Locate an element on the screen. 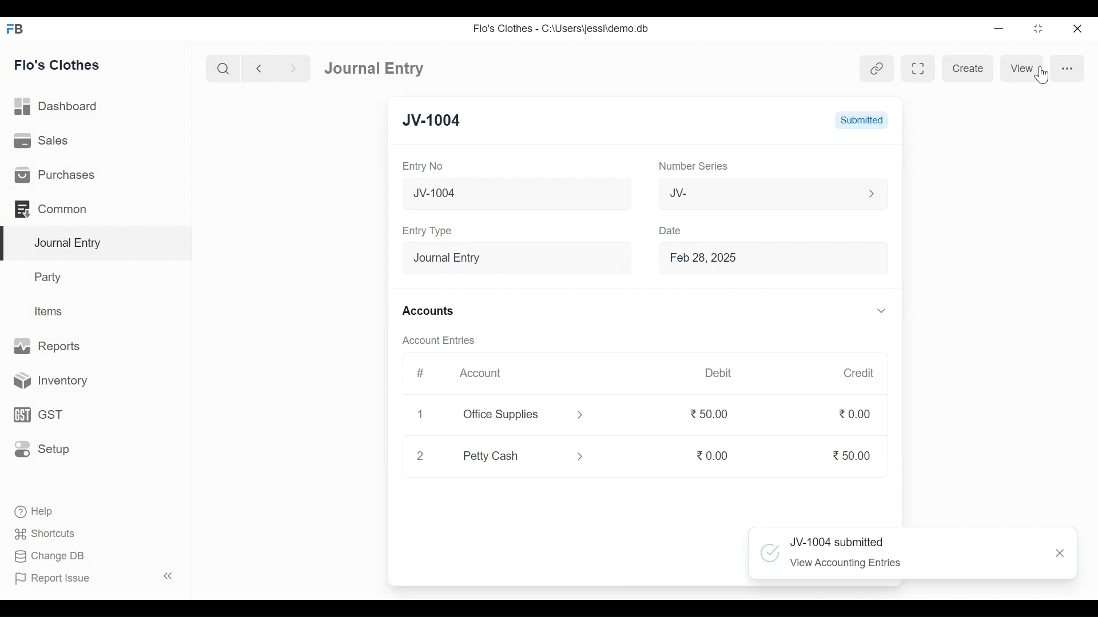  Entry Type is located at coordinates (506, 259).